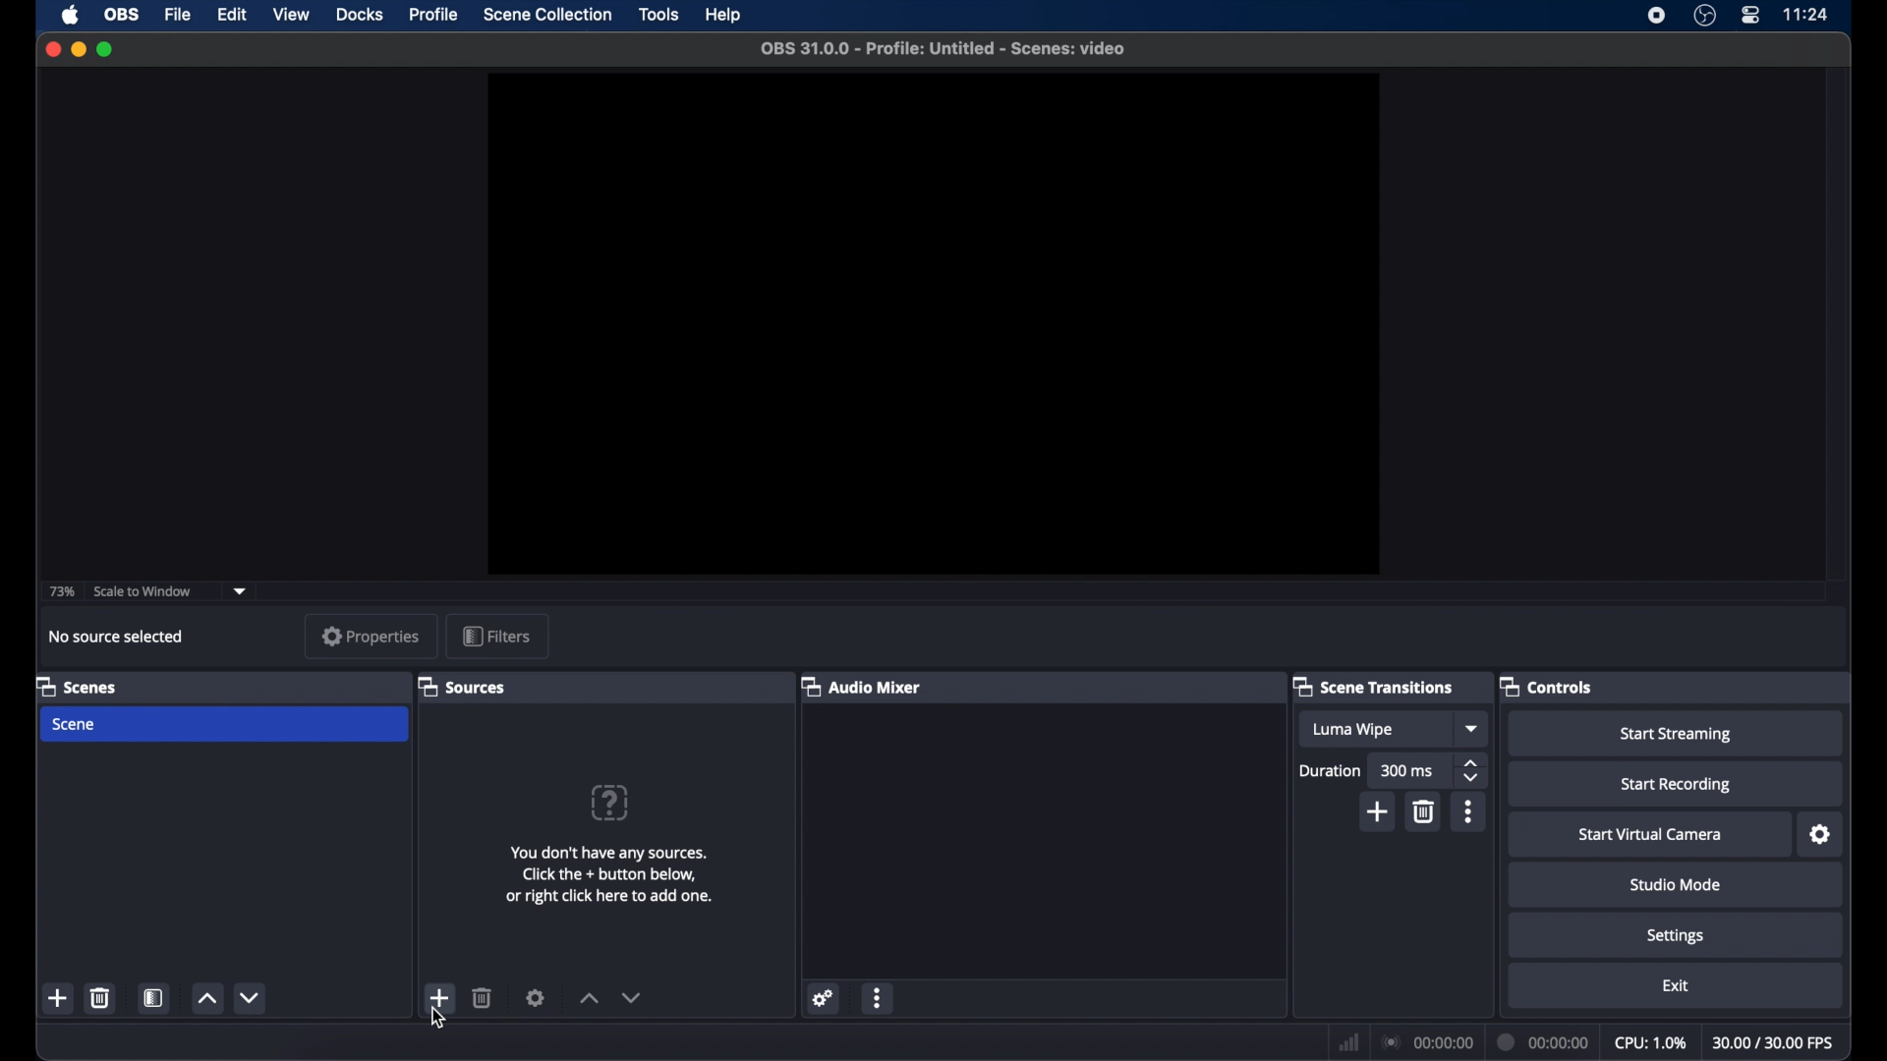 Image resolution: width=1887 pixels, height=1061 pixels. I want to click on settings, so click(535, 997).